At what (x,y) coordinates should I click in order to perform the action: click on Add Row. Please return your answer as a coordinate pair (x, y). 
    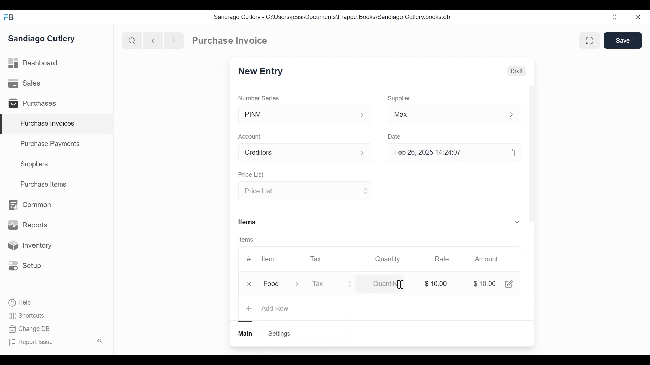
    Looking at the image, I should click on (275, 309).